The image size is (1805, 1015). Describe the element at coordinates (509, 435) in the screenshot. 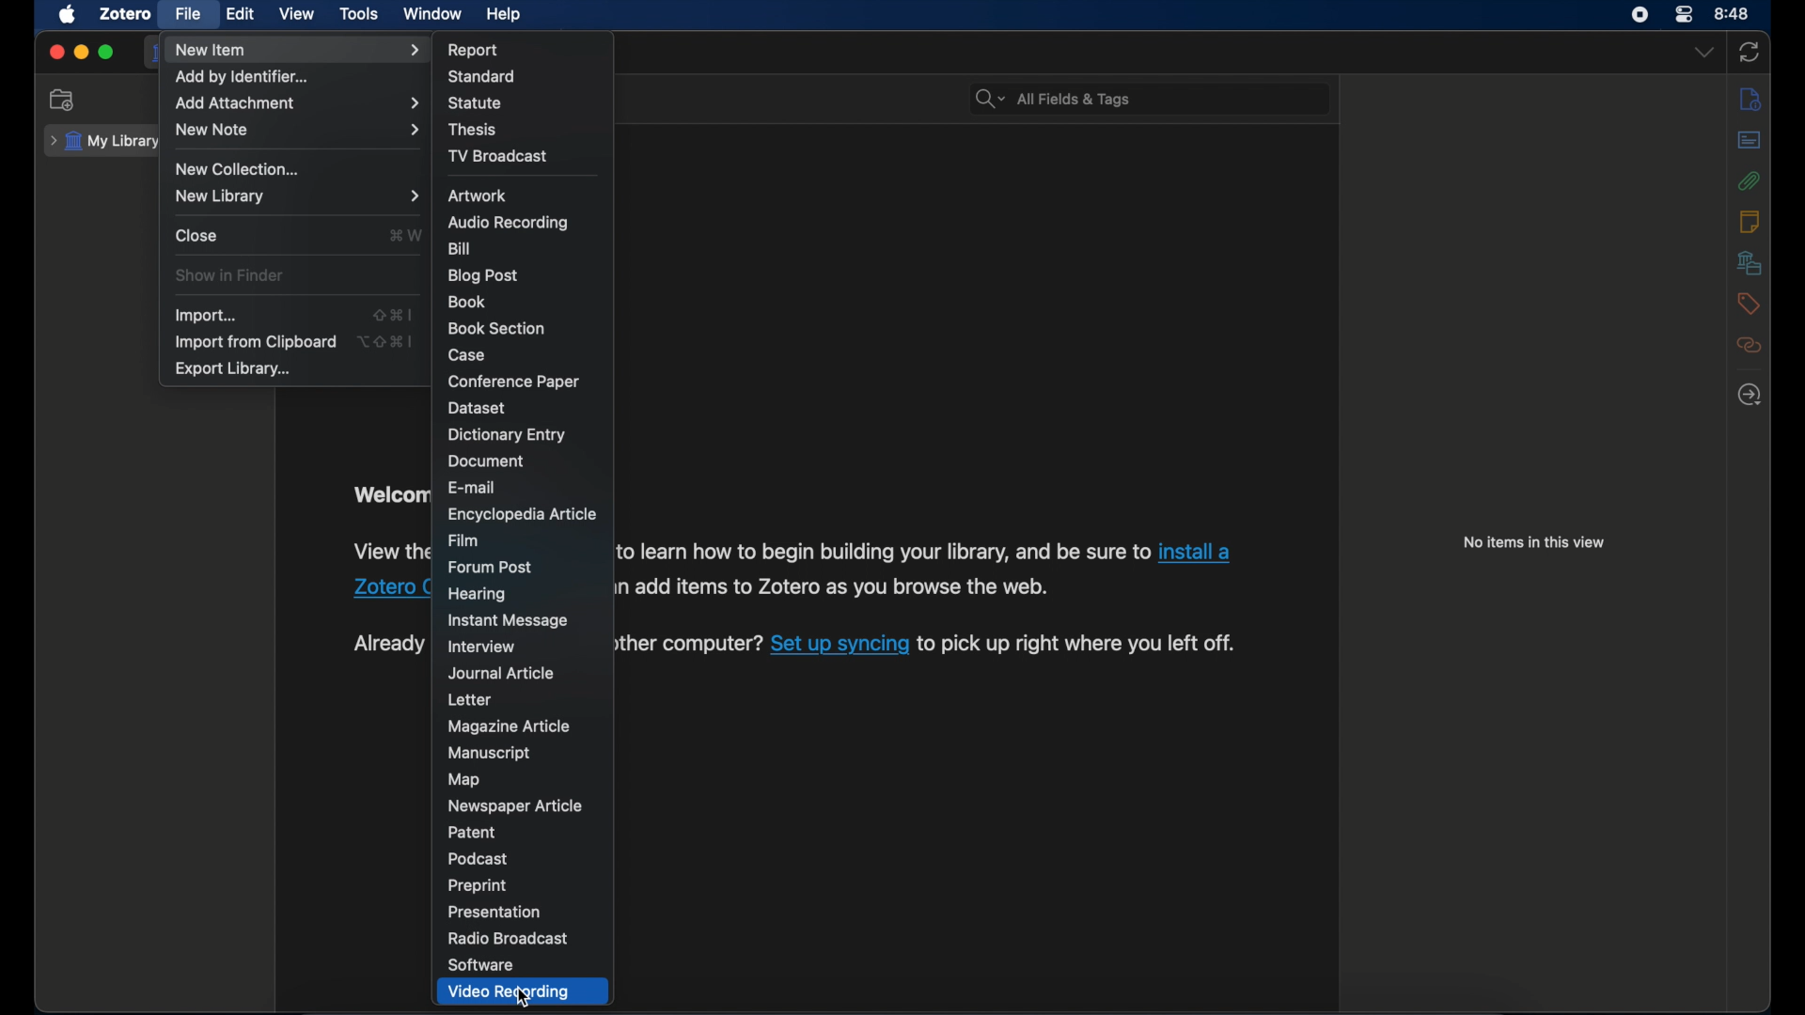

I see `dictionary entry` at that location.